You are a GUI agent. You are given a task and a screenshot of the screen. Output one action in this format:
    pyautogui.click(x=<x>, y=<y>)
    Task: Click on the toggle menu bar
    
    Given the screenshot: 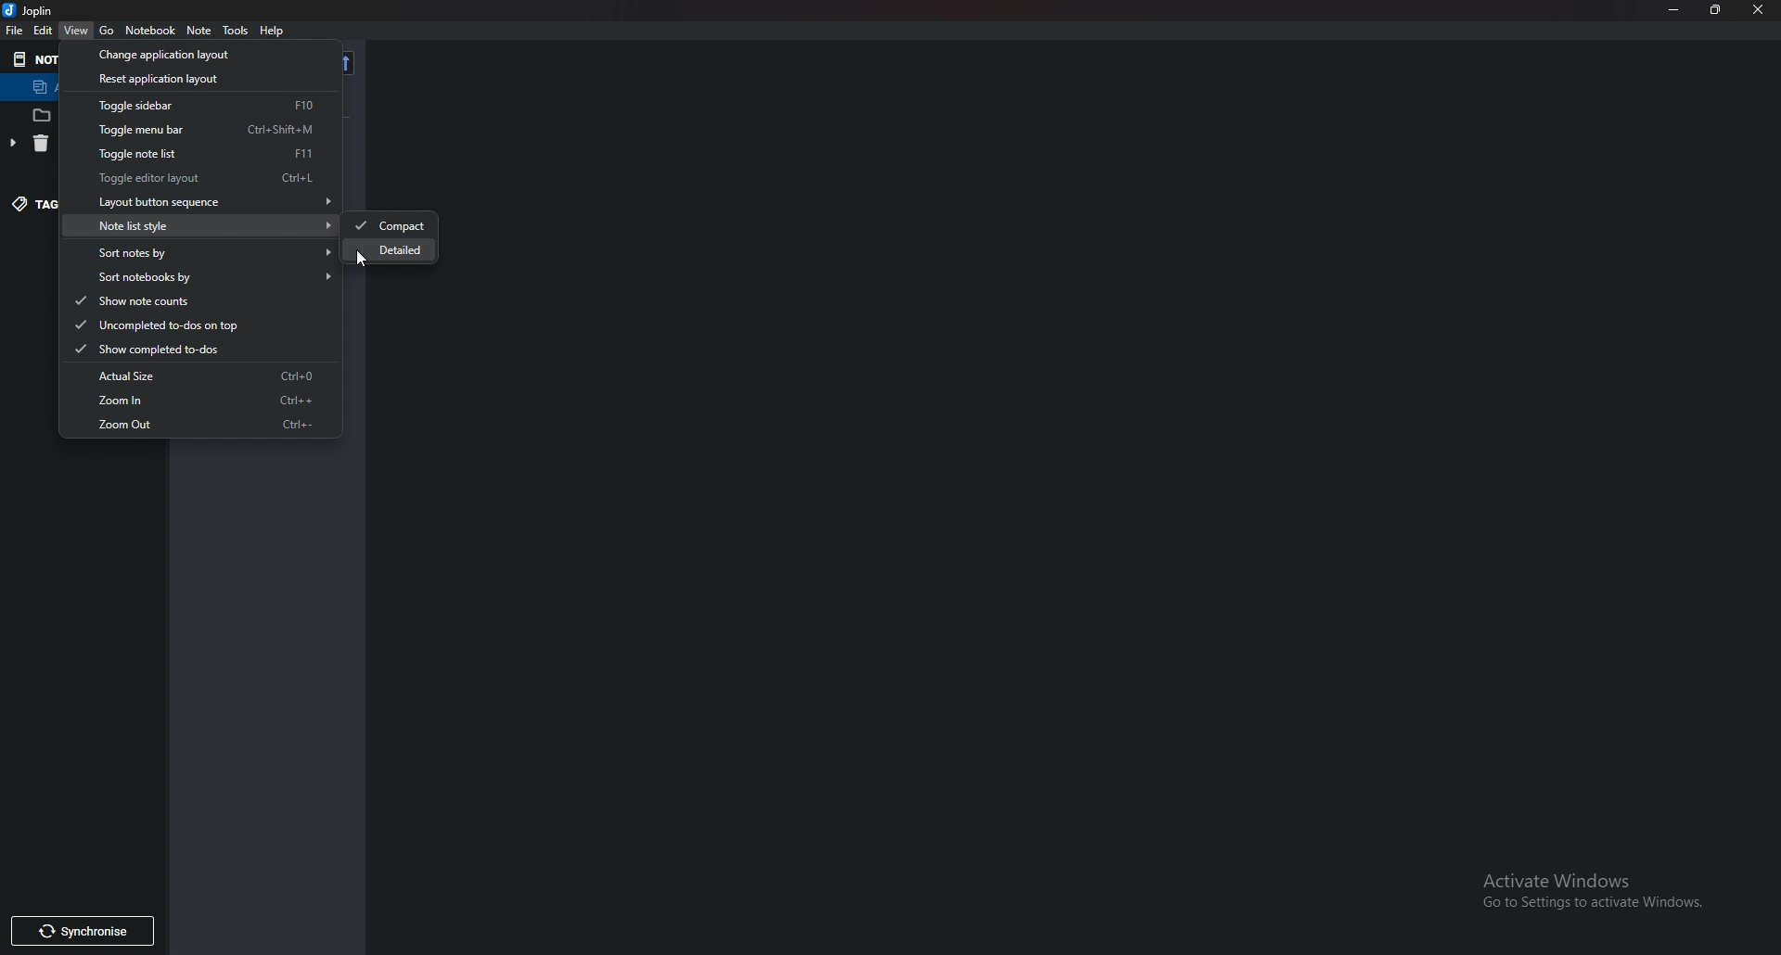 What is the action you would take?
    pyautogui.click(x=204, y=130)
    